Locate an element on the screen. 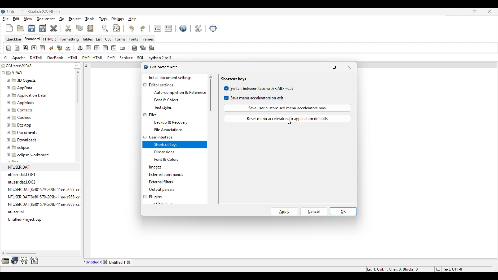 The image size is (498, 280). HTML 5 is located at coordinates (50, 39).